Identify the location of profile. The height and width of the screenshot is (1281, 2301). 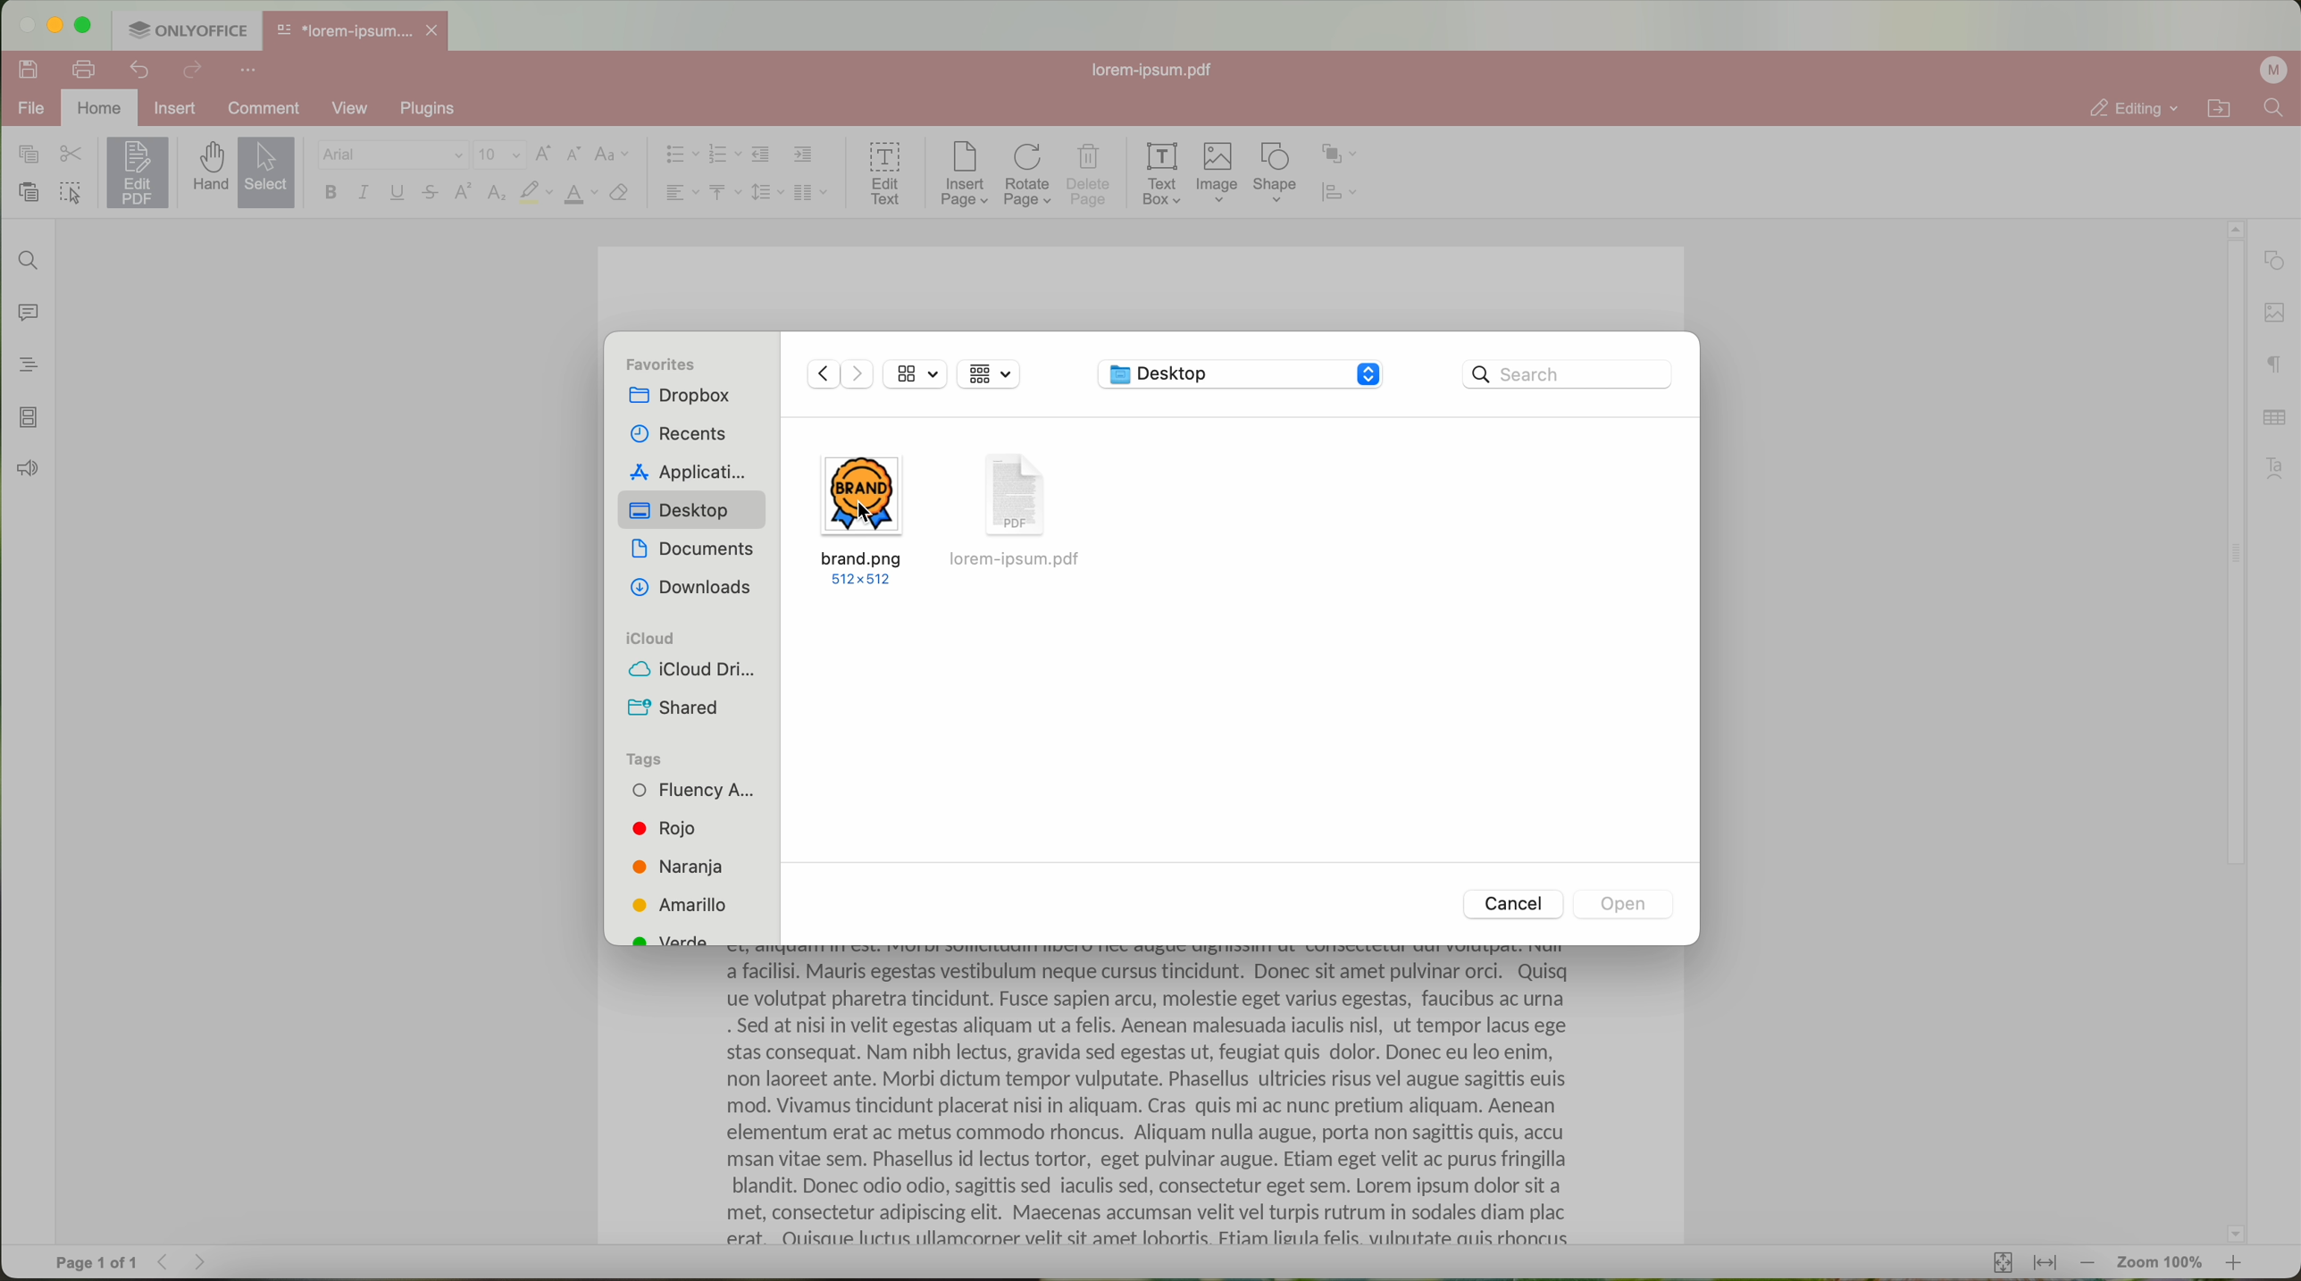
(2277, 70).